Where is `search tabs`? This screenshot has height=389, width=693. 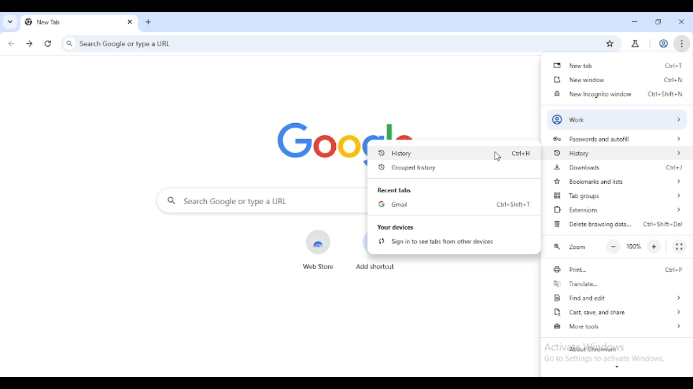
search tabs is located at coordinates (10, 22).